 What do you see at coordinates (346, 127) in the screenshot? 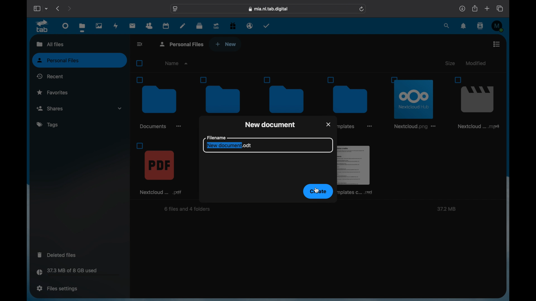
I see `templates` at bounding box center [346, 127].